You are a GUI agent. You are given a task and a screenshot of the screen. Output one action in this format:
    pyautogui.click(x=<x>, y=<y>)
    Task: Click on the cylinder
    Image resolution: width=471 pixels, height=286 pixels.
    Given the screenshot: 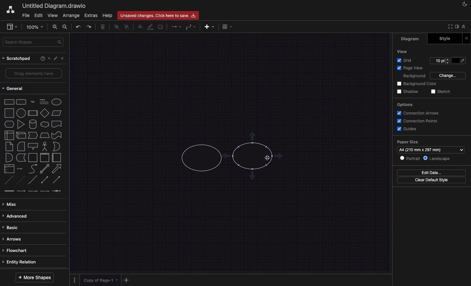 What is the action you would take?
    pyautogui.click(x=33, y=124)
    